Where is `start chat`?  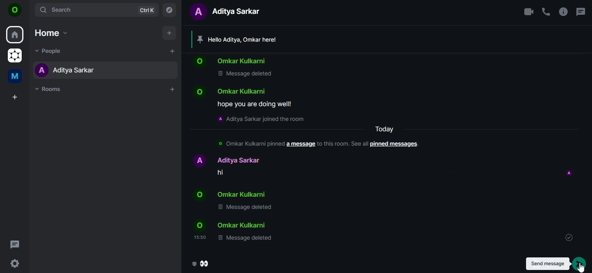 start chat is located at coordinates (172, 52).